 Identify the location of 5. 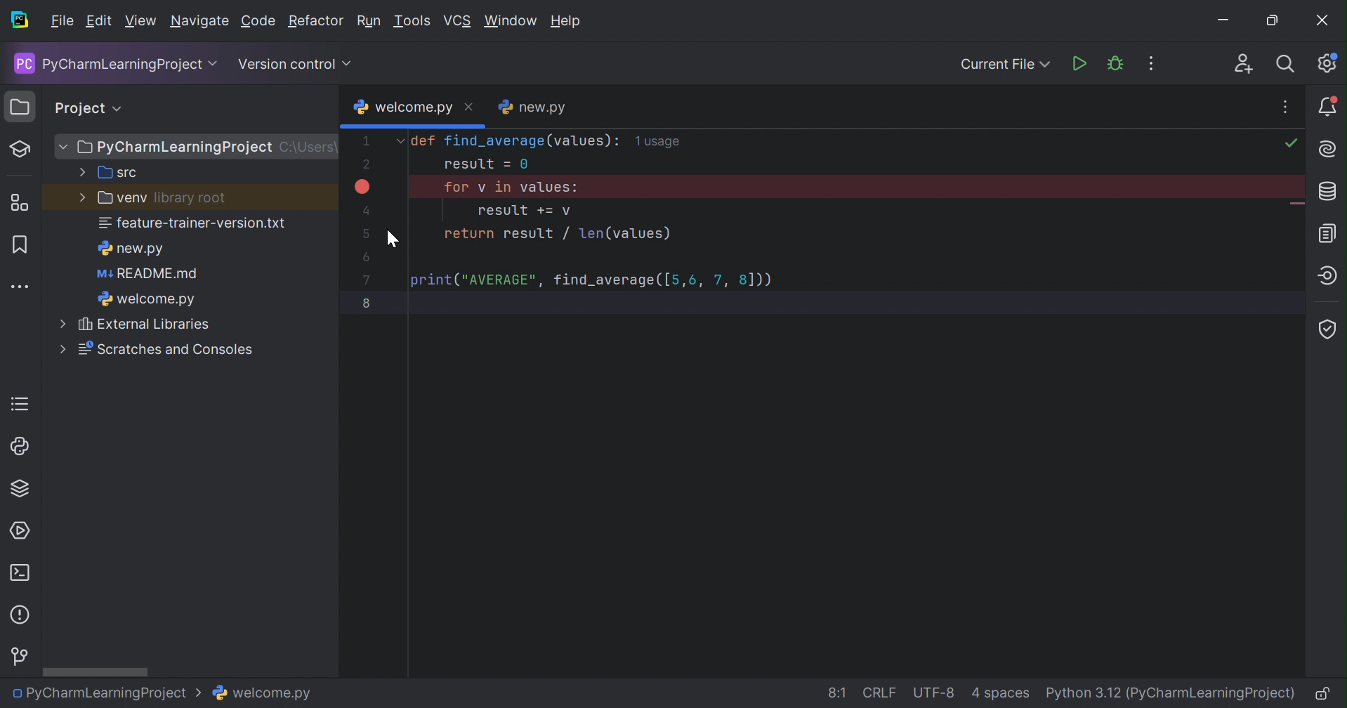
(365, 232).